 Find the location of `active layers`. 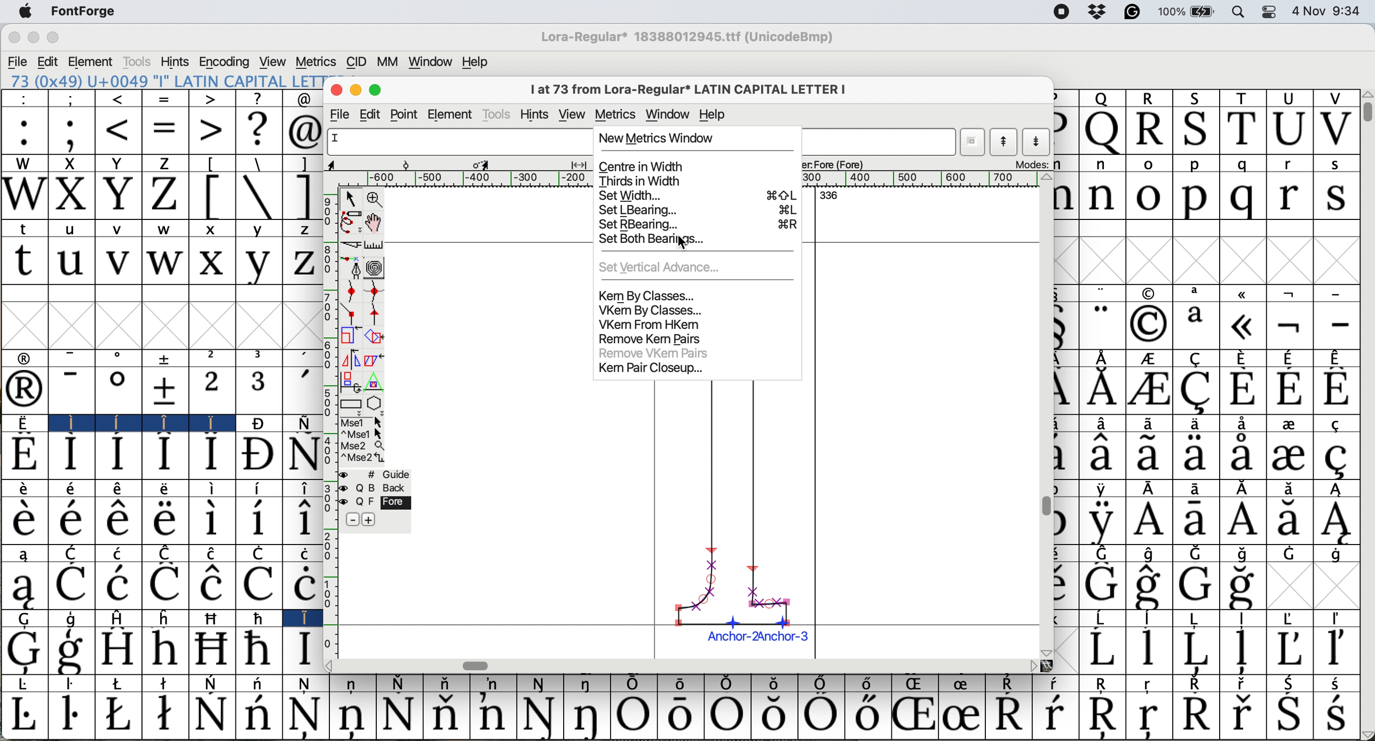

active layers is located at coordinates (813, 163).